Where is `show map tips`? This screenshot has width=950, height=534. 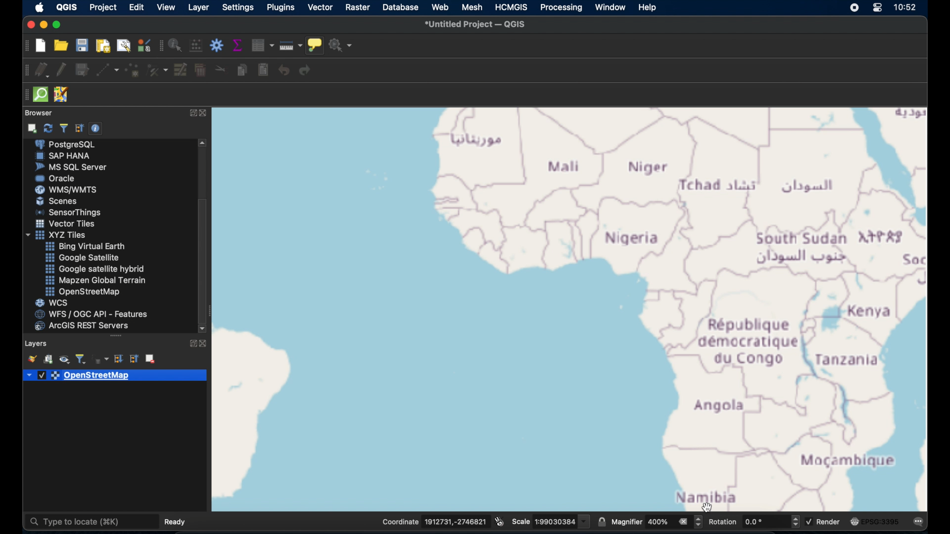 show map tips is located at coordinates (316, 45).